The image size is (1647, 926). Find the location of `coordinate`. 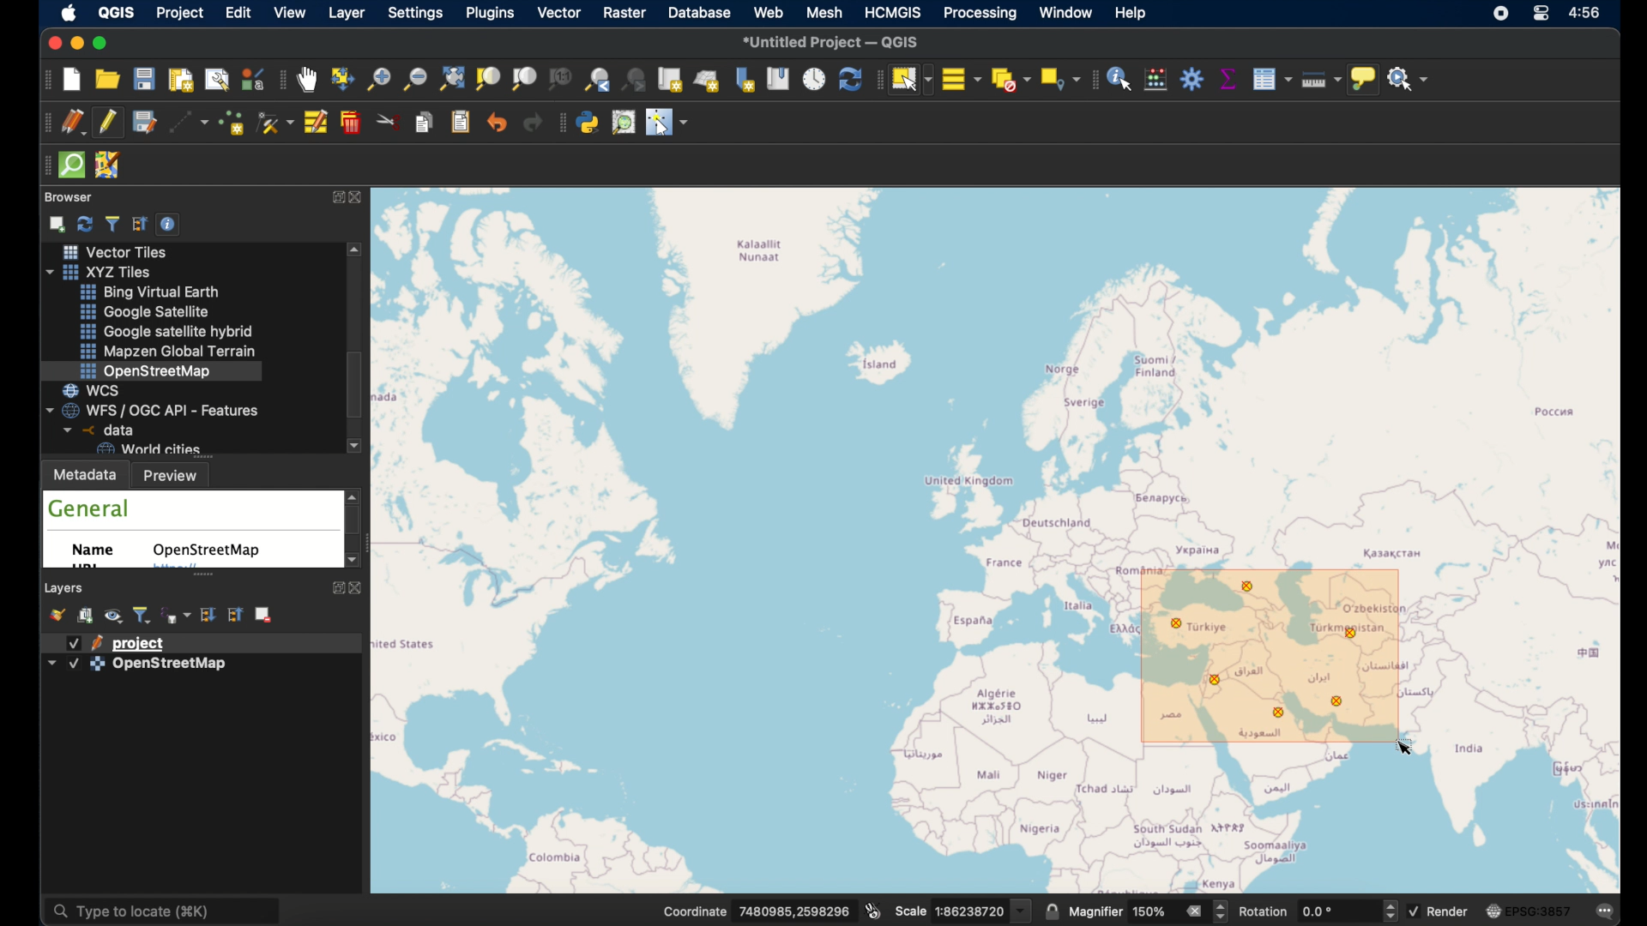

coordinate is located at coordinates (788, 910).